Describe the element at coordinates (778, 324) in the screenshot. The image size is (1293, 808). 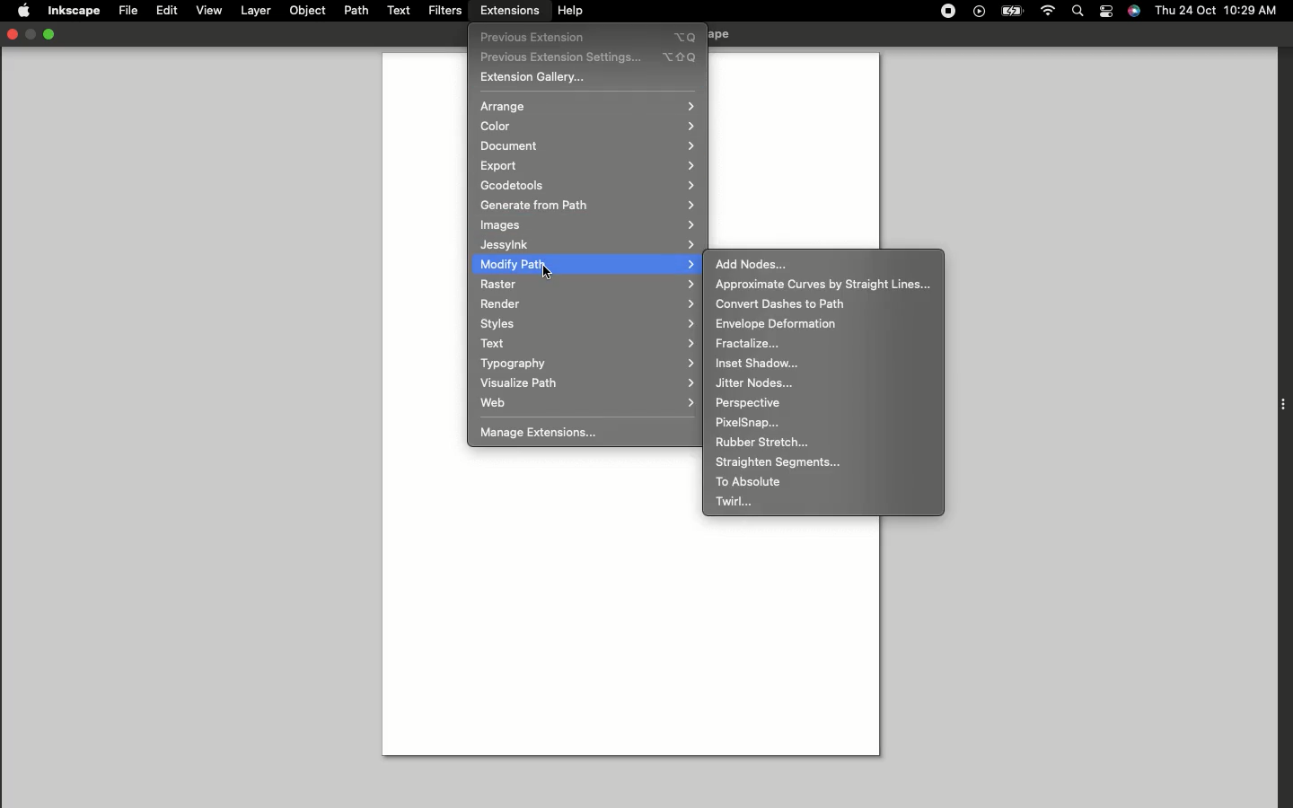
I see `Envelope deformation` at that location.